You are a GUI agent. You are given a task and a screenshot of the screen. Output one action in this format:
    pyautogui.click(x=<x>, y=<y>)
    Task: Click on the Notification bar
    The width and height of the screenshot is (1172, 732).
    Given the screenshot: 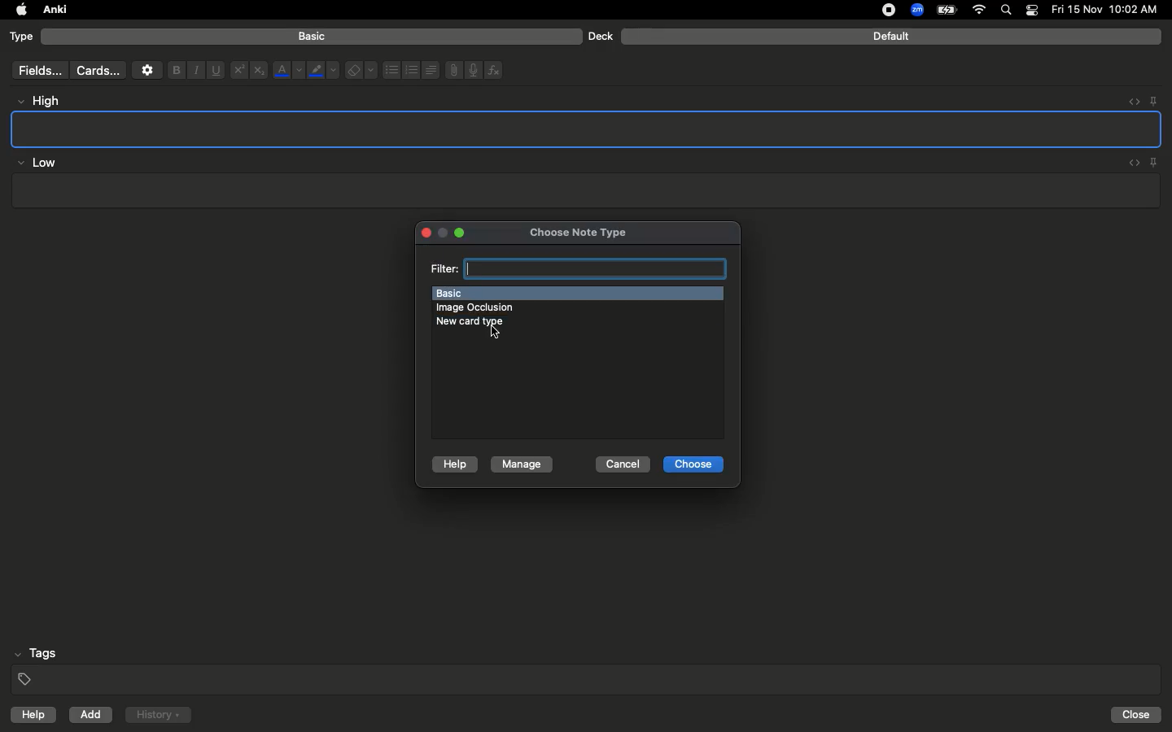 What is the action you would take?
    pyautogui.click(x=1032, y=11)
    